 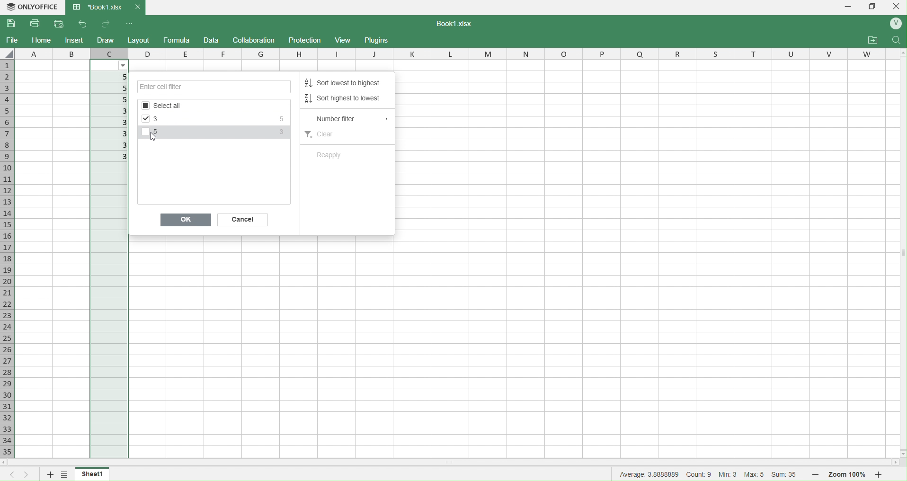 What do you see at coordinates (177, 39) in the screenshot?
I see `Formula` at bounding box center [177, 39].